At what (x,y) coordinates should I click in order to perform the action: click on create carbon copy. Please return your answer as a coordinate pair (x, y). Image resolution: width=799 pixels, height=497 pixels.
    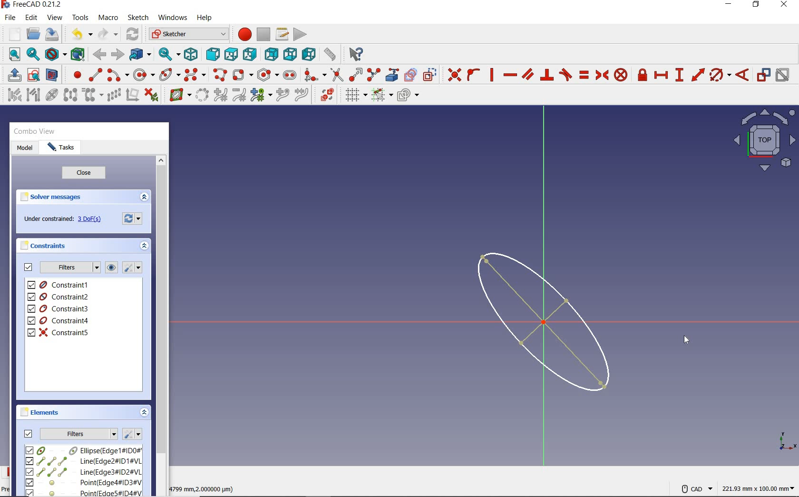
    Looking at the image, I should click on (411, 74).